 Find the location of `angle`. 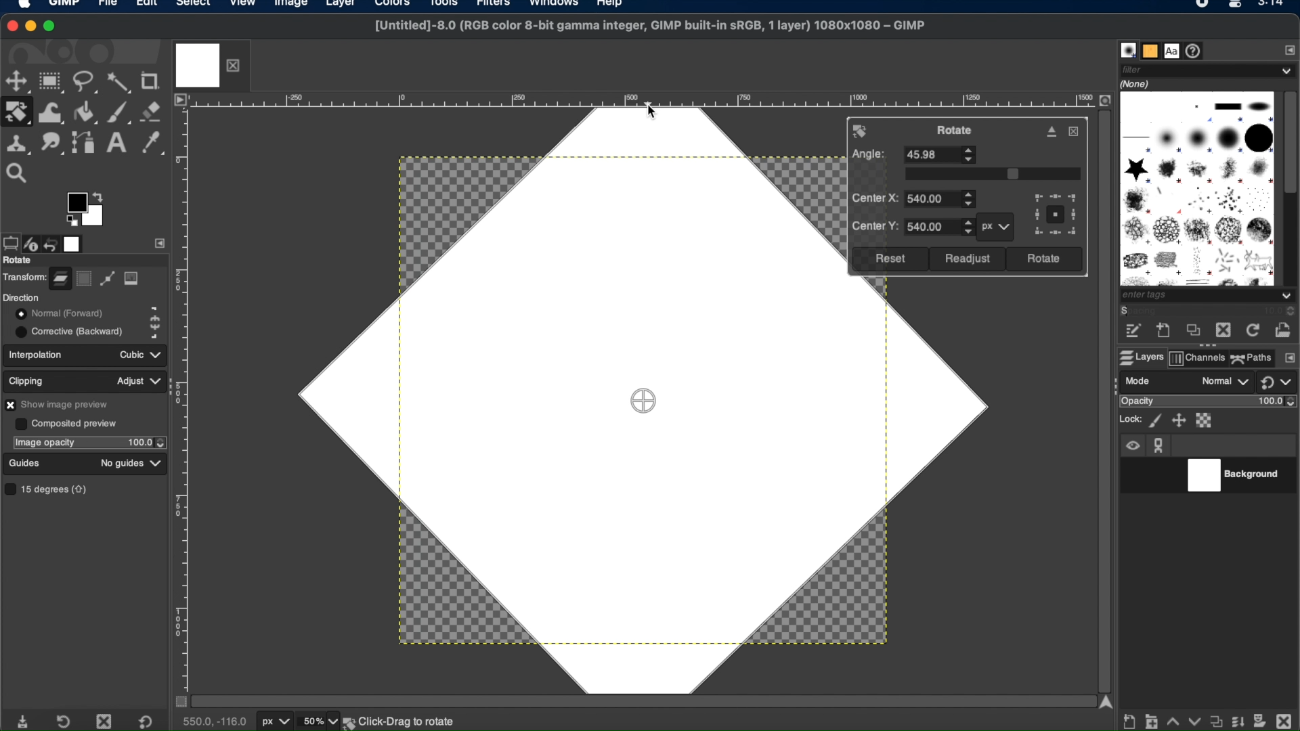

angle is located at coordinates (913, 156).